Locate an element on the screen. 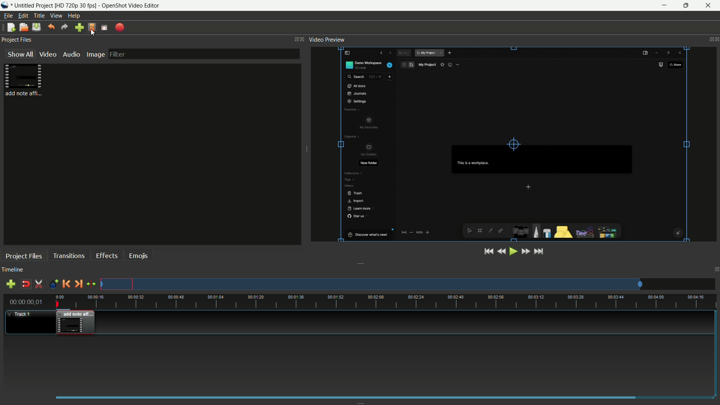 This screenshot has height=405, width=720. play or pause is located at coordinates (513, 252).